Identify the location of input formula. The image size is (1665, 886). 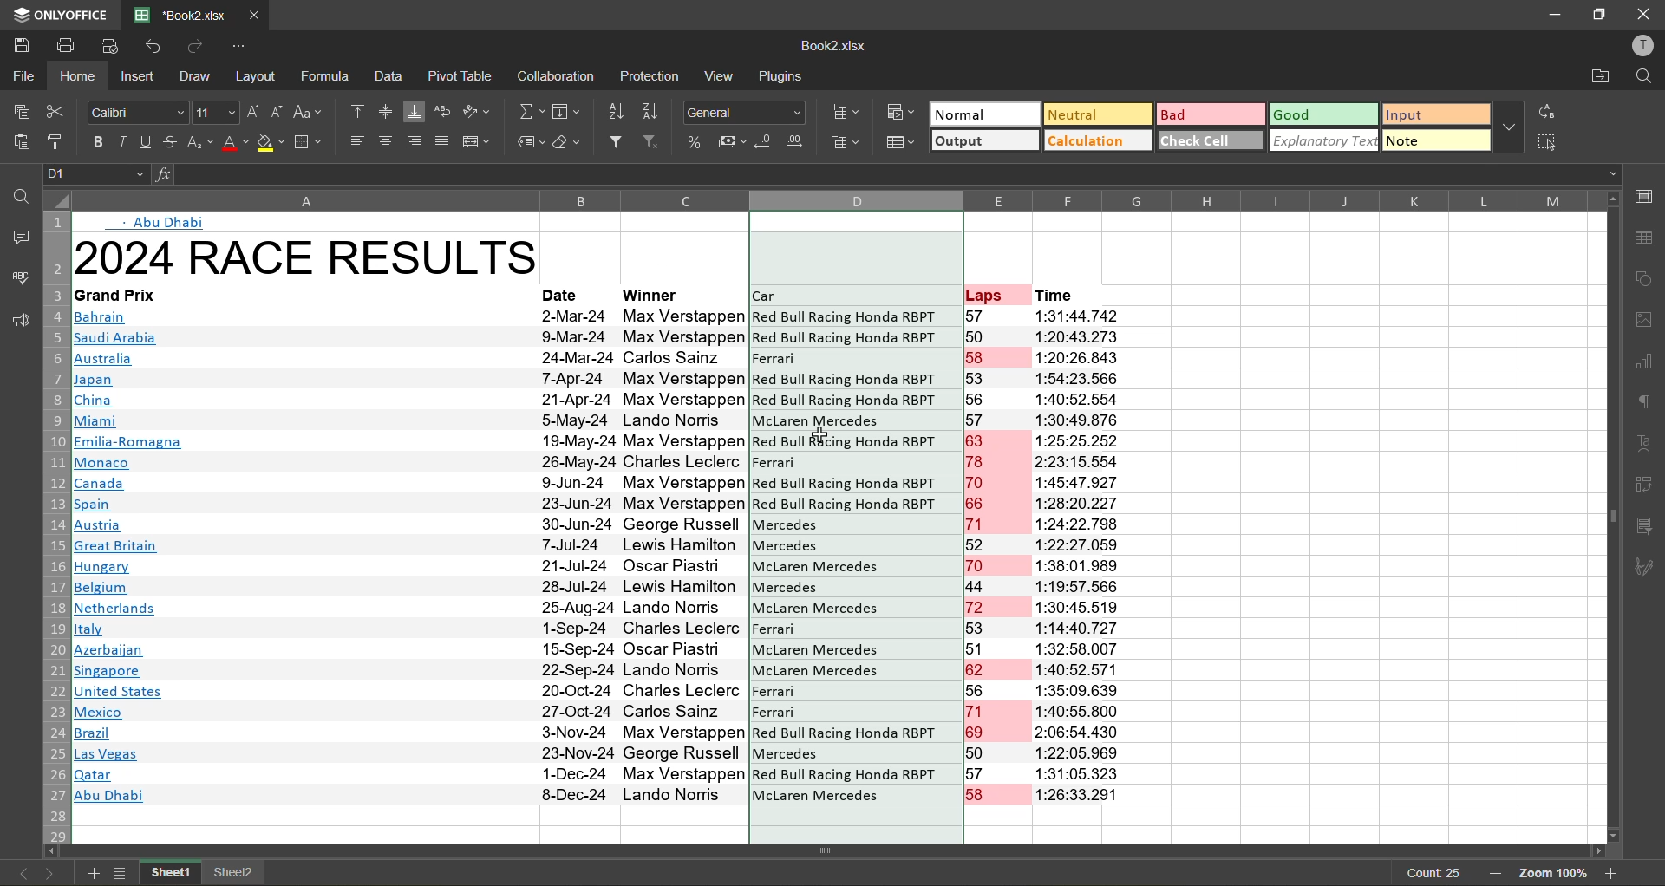
(158, 175).